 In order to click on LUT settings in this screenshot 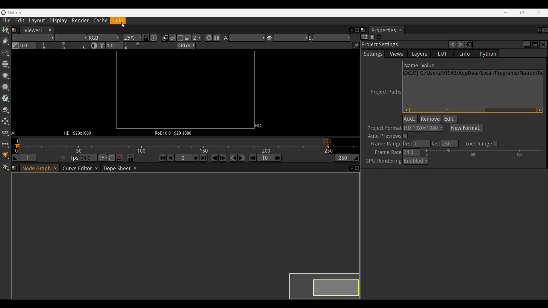, I will do `click(442, 54)`.